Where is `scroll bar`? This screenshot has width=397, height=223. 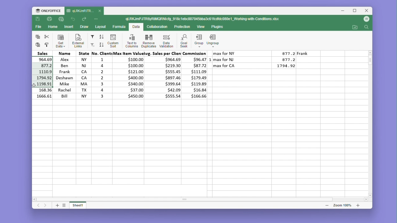
scroll bar is located at coordinates (191, 199).